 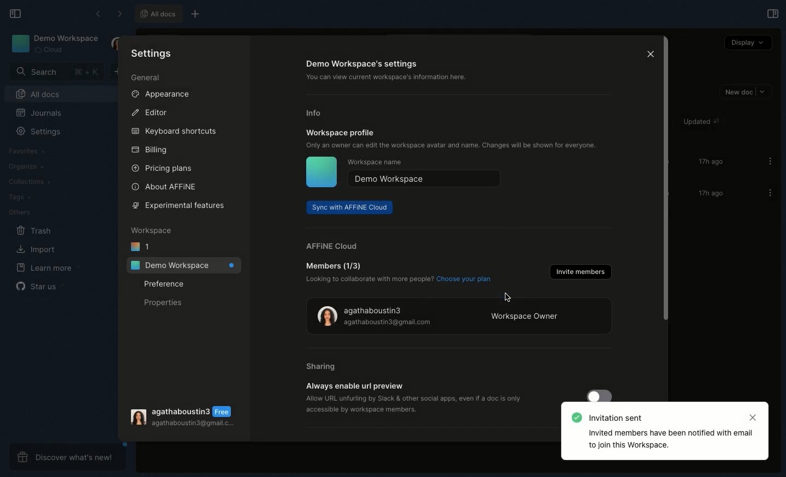 What do you see at coordinates (709, 194) in the screenshot?
I see `17h ago` at bounding box center [709, 194].